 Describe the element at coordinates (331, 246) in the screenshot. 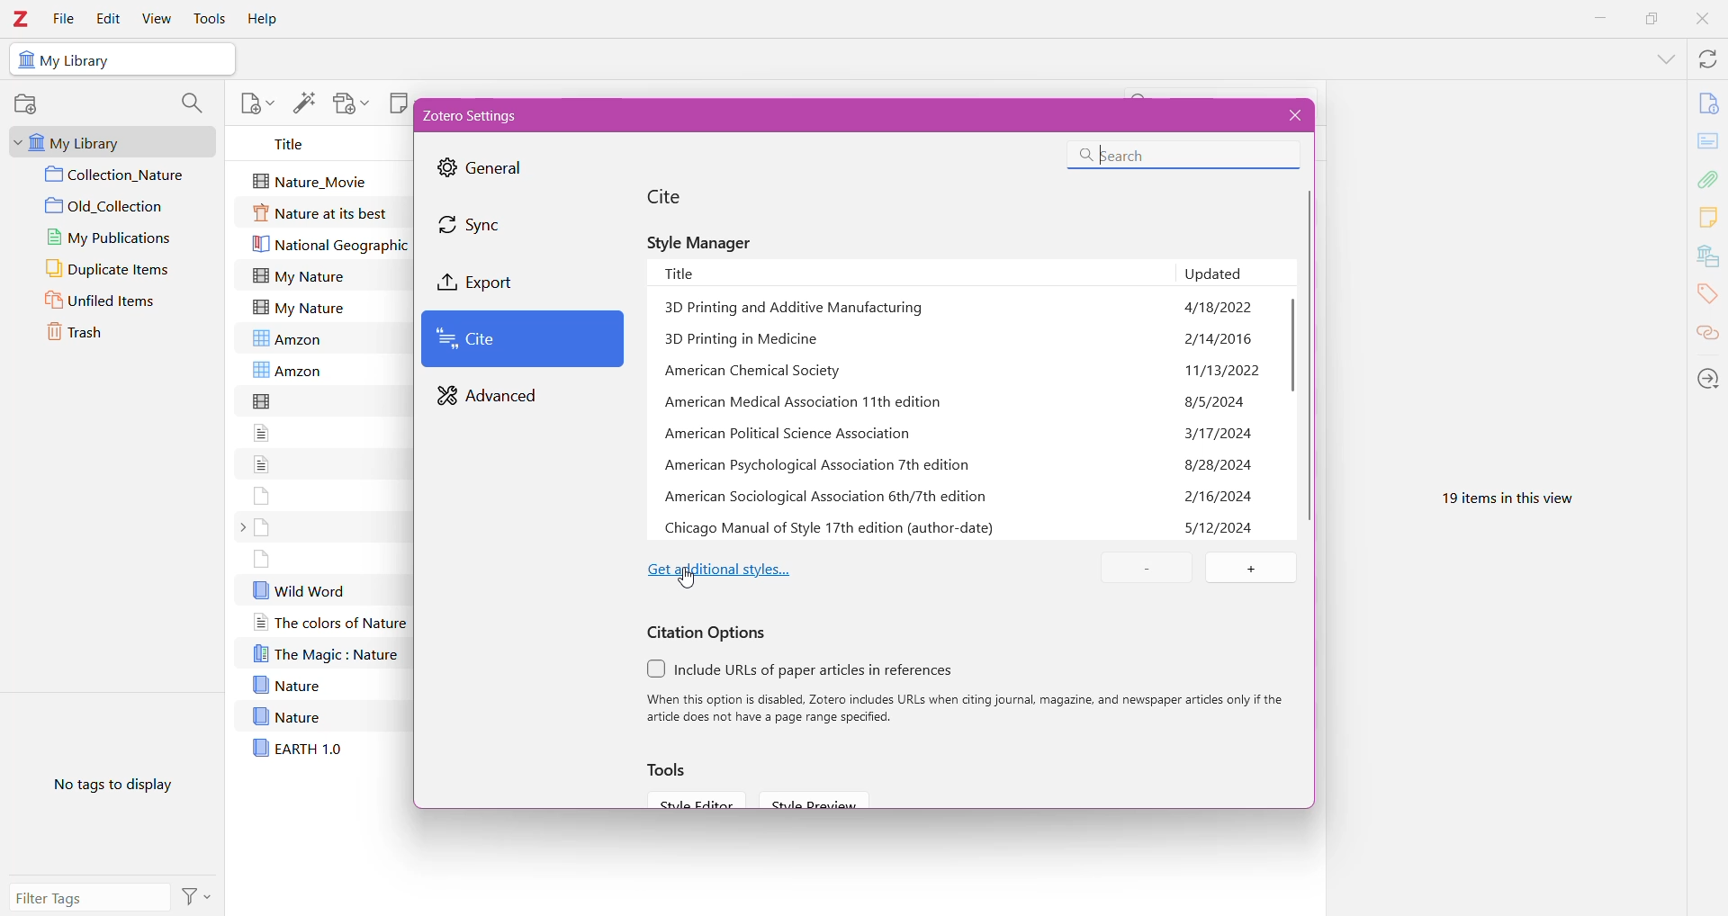

I see `National Geographic` at that location.